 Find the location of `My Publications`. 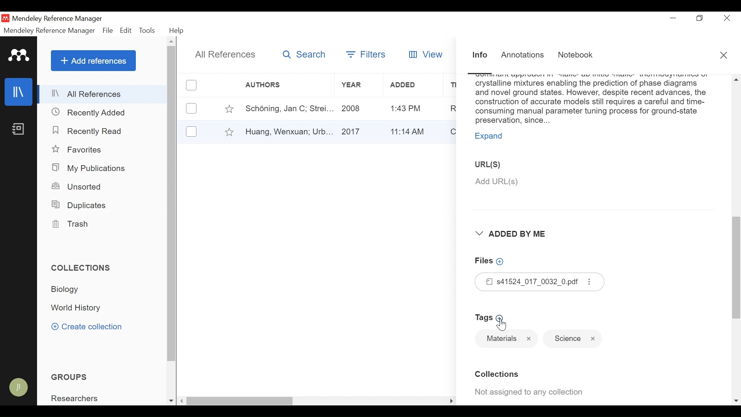

My Publications is located at coordinates (90, 169).